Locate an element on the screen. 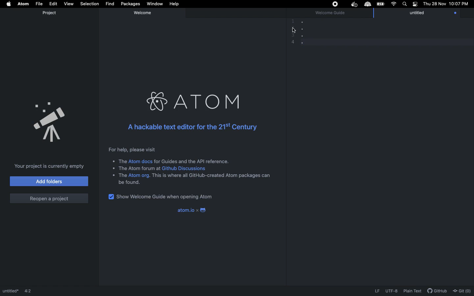 This screenshot has width=474, height=296. Docker is located at coordinates (353, 5).